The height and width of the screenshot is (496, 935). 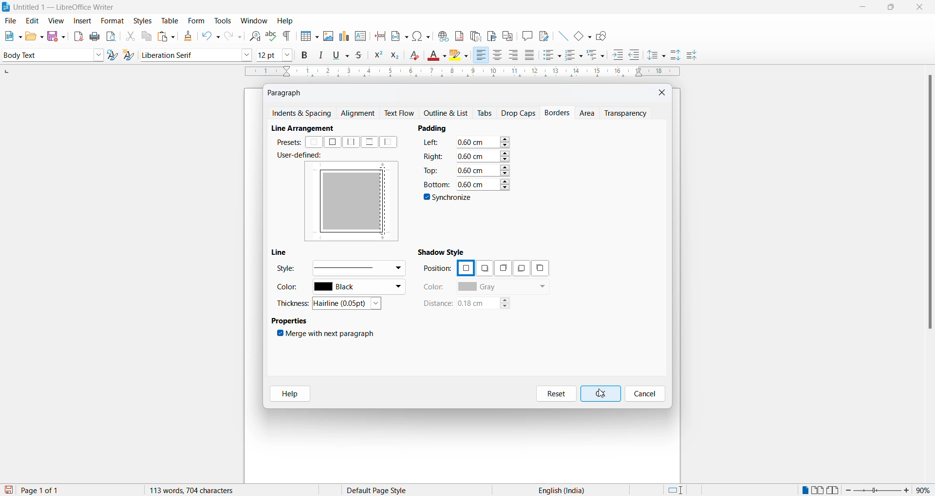 I want to click on copy, so click(x=145, y=36).